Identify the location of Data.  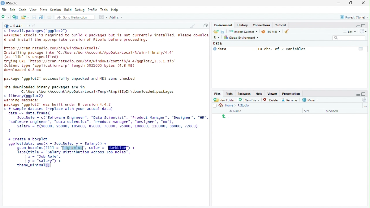
(233, 49).